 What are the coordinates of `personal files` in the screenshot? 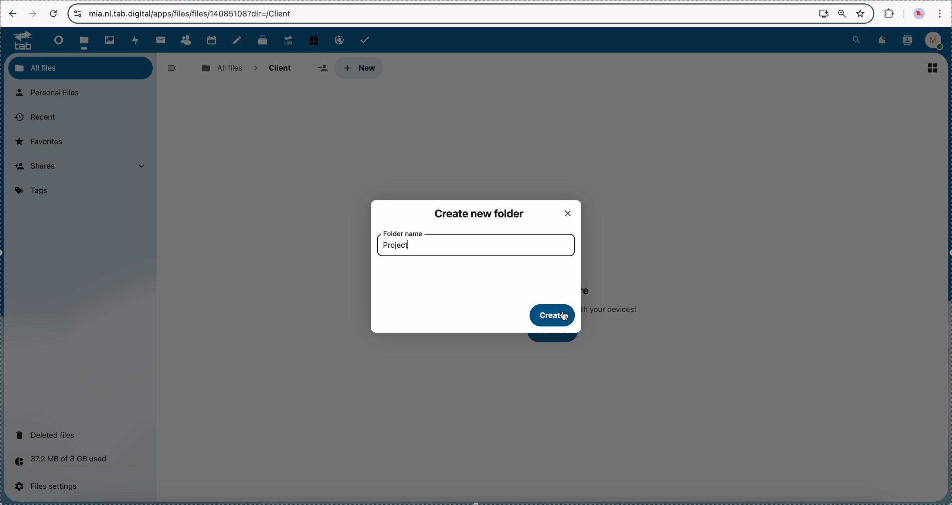 It's located at (51, 93).